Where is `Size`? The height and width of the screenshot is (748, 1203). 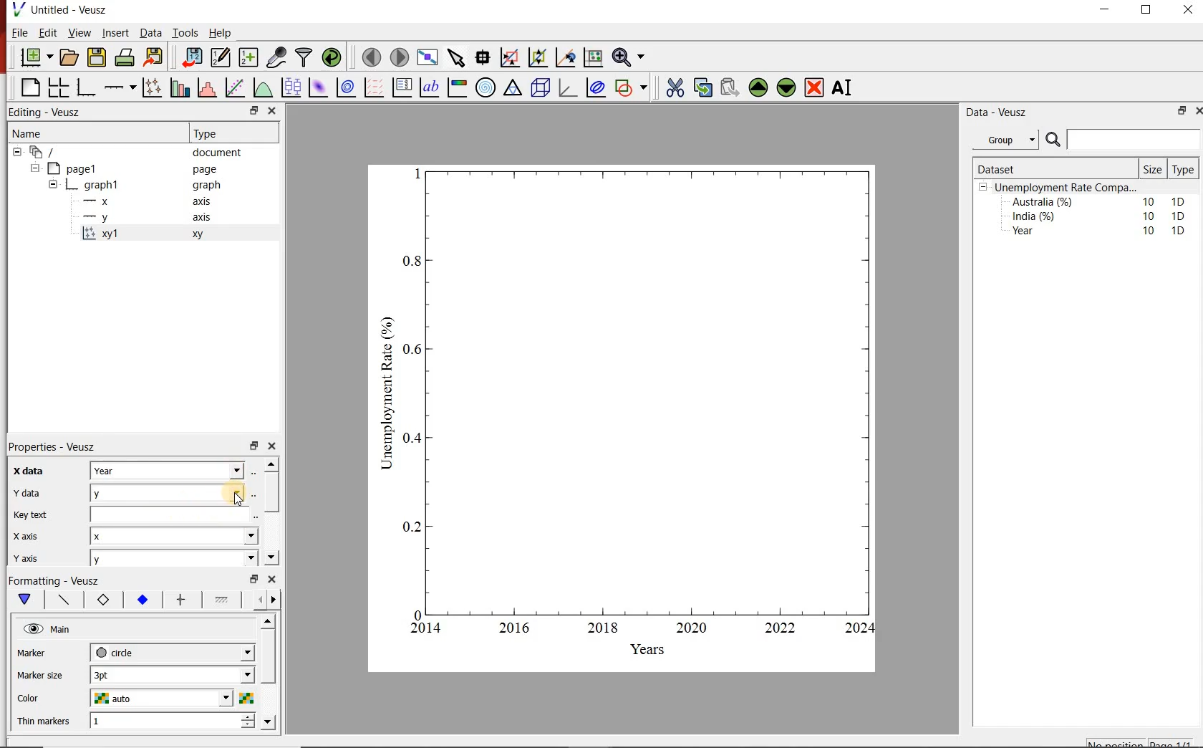 Size is located at coordinates (1154, 169).